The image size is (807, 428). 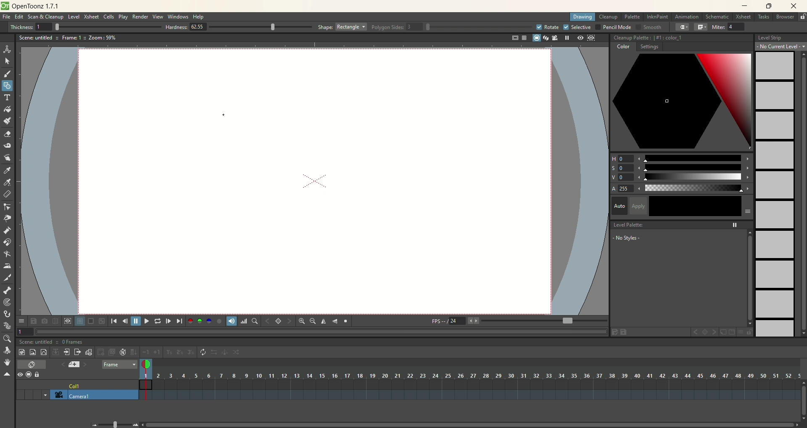 I want to click on col1, so click(x=75, y=384).